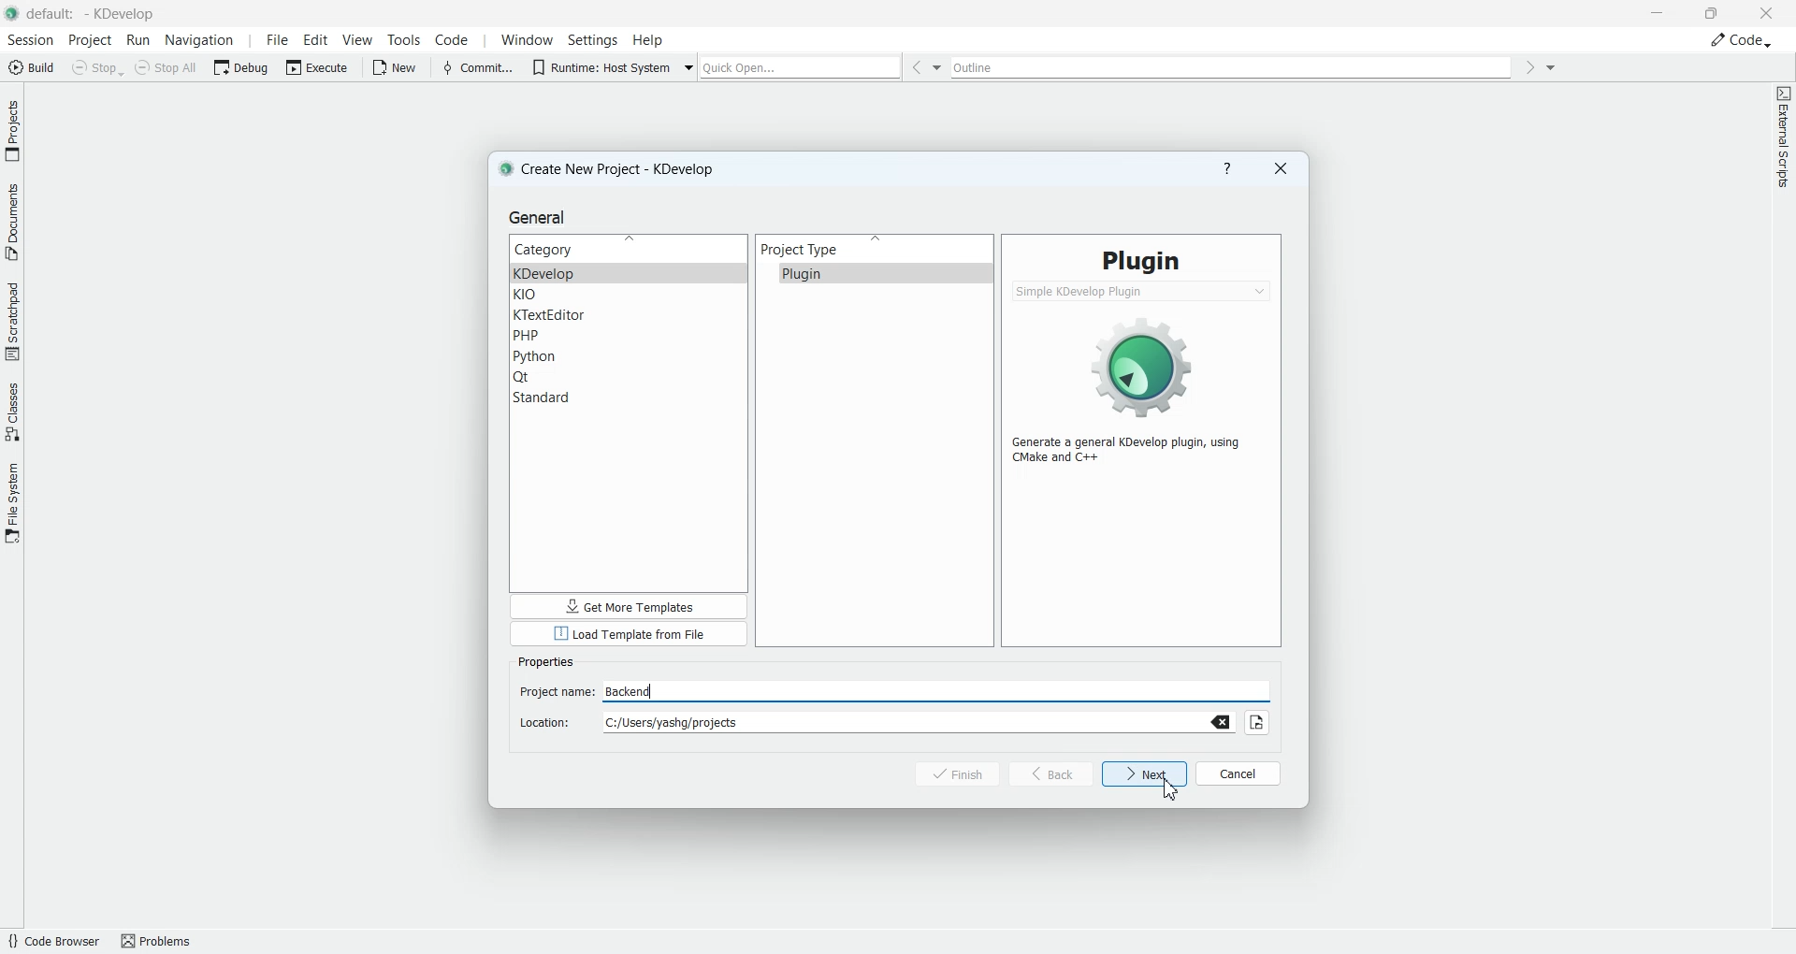  What do you see at coordinates (630, 356) in the screenshot?
I see `Python` at bounding box center [630, 356].